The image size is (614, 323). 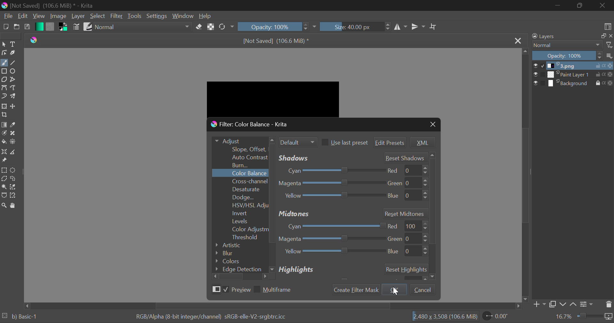 I want to click on Color Adjustment, so click(x=240, y=229).